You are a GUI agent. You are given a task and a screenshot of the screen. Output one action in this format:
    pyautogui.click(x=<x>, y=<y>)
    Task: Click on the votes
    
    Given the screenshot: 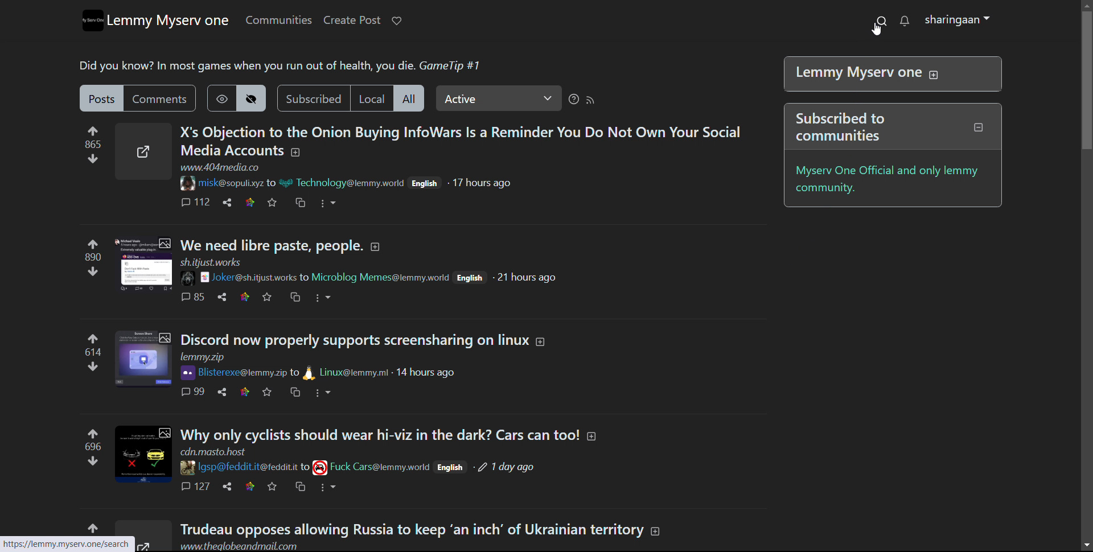 What is the action you would take?
    pyautogui.click(x=88, y=353)
    